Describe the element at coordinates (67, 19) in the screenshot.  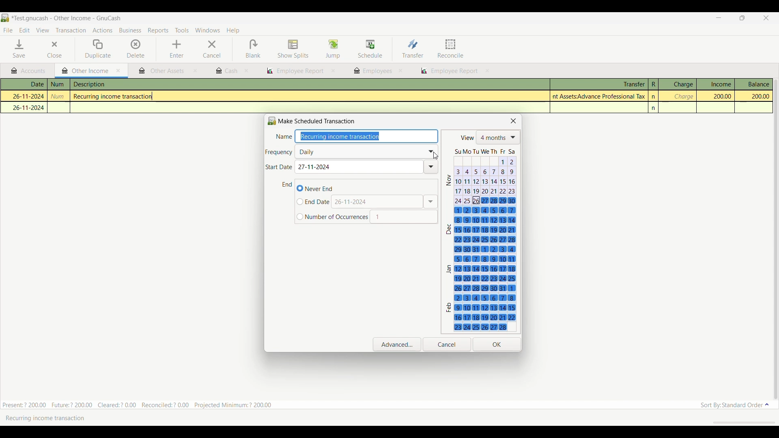
I see `Project and software name ` at that location.